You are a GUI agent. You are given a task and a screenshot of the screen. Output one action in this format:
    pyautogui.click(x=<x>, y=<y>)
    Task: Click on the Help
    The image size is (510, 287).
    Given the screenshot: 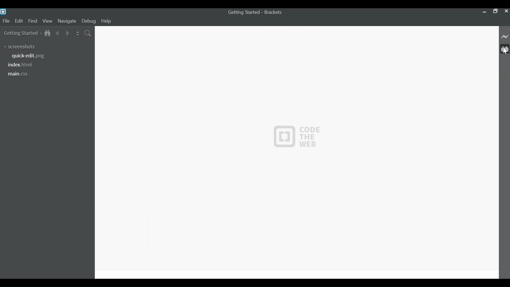 What is the action you would take?
    pyautogui.click(x=107, y=21)
    